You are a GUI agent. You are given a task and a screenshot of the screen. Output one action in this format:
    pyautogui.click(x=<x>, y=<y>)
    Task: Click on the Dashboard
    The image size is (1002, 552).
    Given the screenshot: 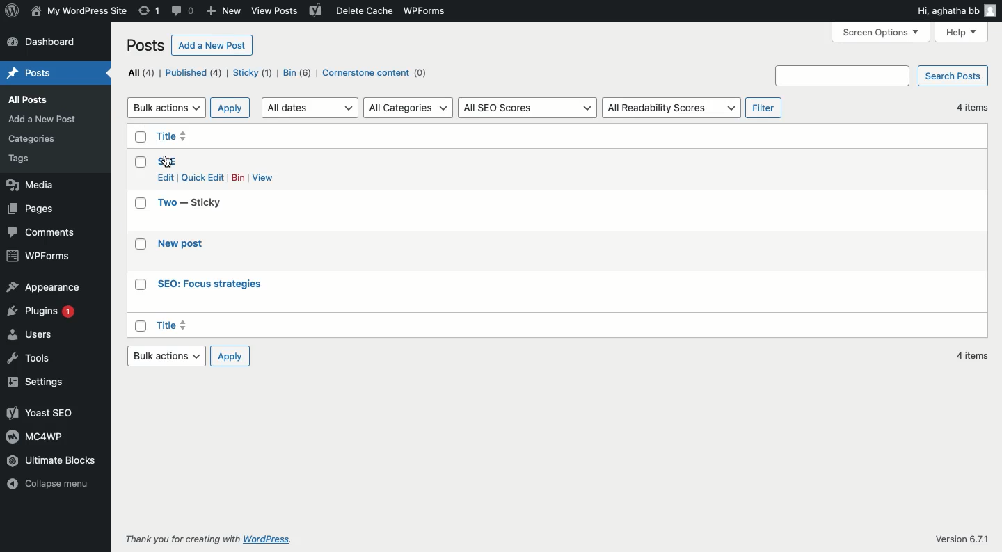 What is the action you would take?
    pyautogui.click(x=48, y=42)
    